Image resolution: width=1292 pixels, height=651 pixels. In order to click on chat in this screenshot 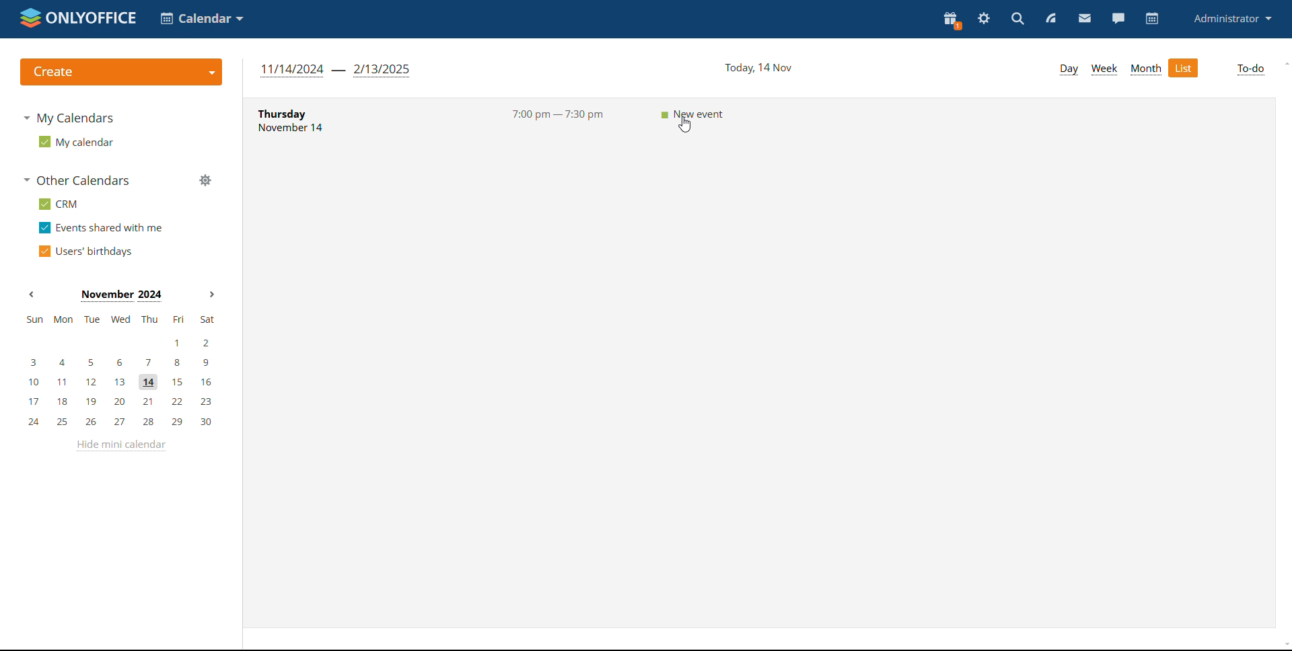, I will do `click(1118, 19)`.